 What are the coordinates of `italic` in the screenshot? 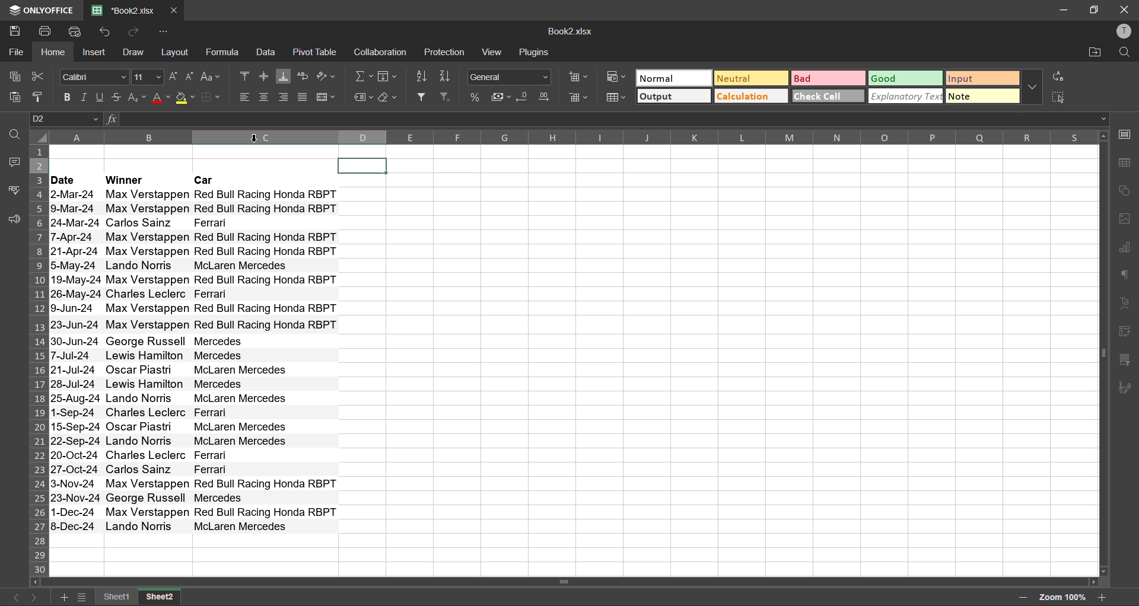 It's located at (84, 98).